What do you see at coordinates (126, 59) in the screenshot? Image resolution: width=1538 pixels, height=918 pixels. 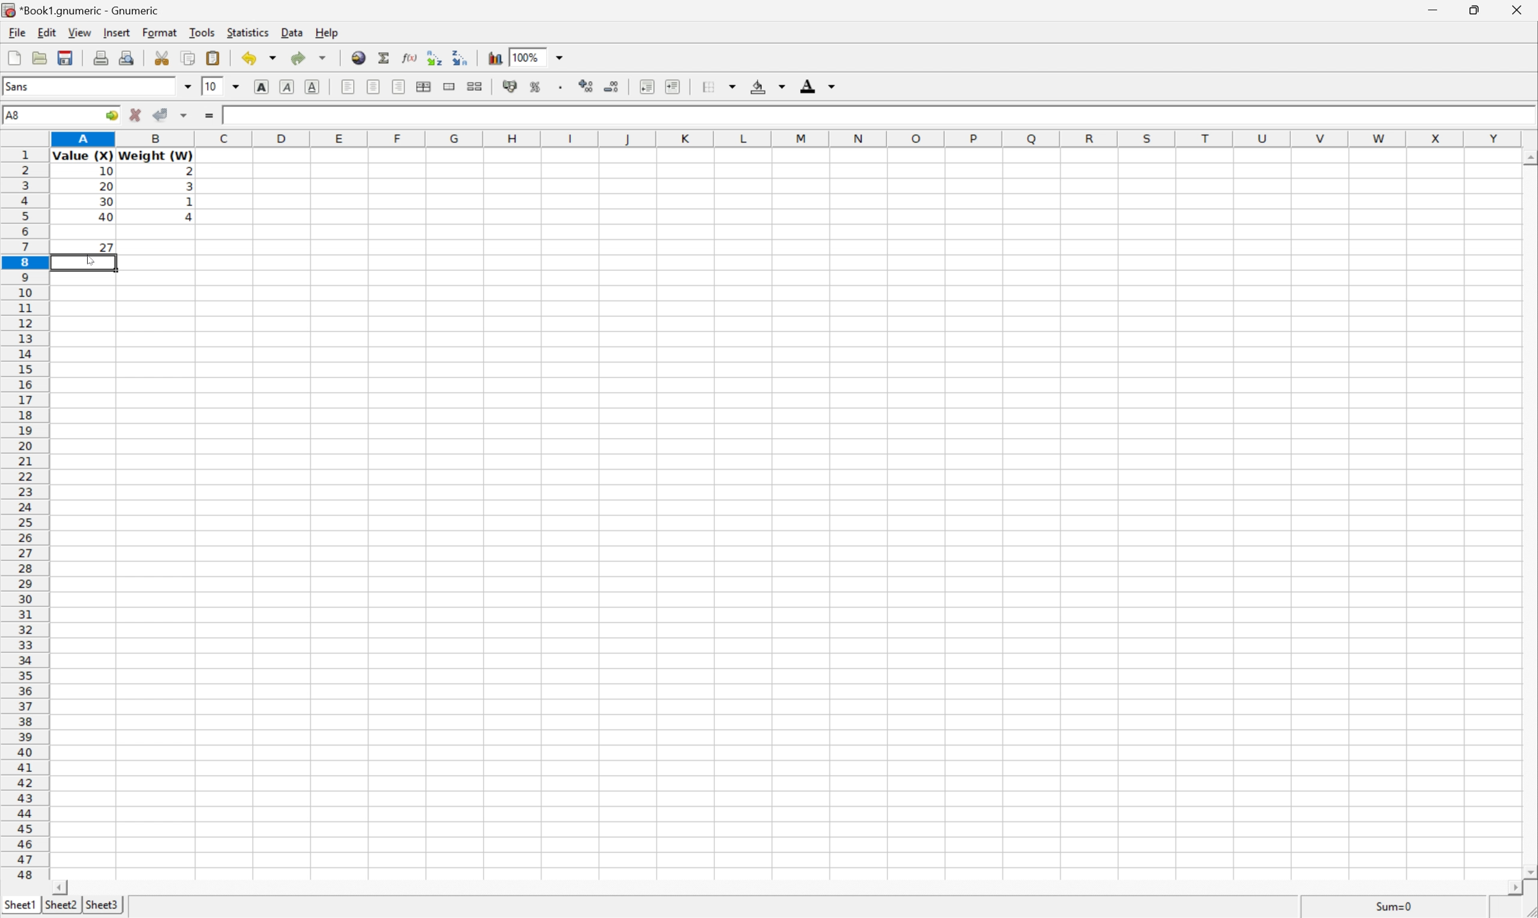 I see `Print preview` at bounding box center [126, 59].